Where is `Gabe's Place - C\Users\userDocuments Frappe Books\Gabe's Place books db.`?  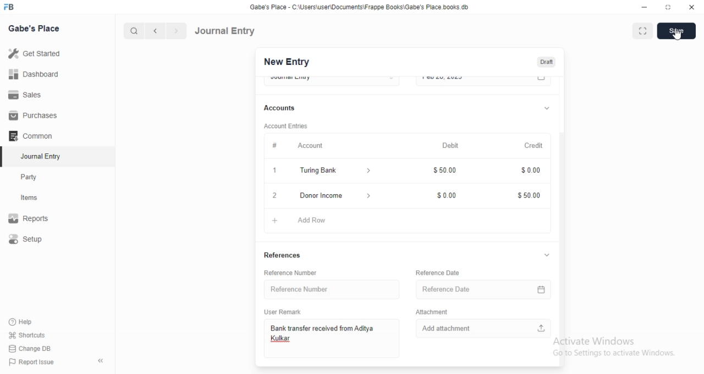
Gabe's Place - C\Users\userDocuments Frappe Books\Gabe's Place books db. is located at coordinates (360, 7).